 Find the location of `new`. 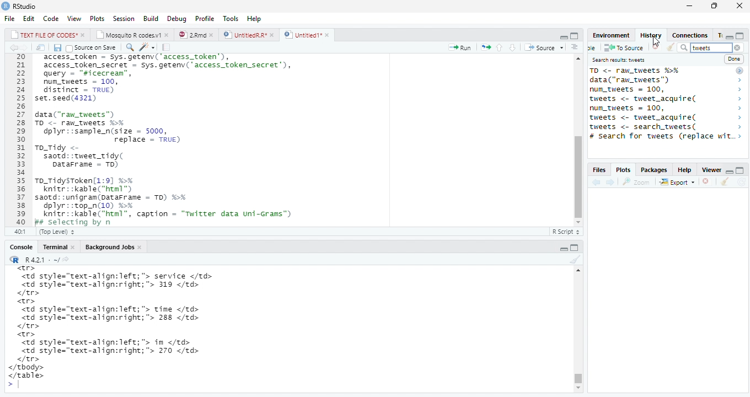

new is located at coordinates (594, 47).